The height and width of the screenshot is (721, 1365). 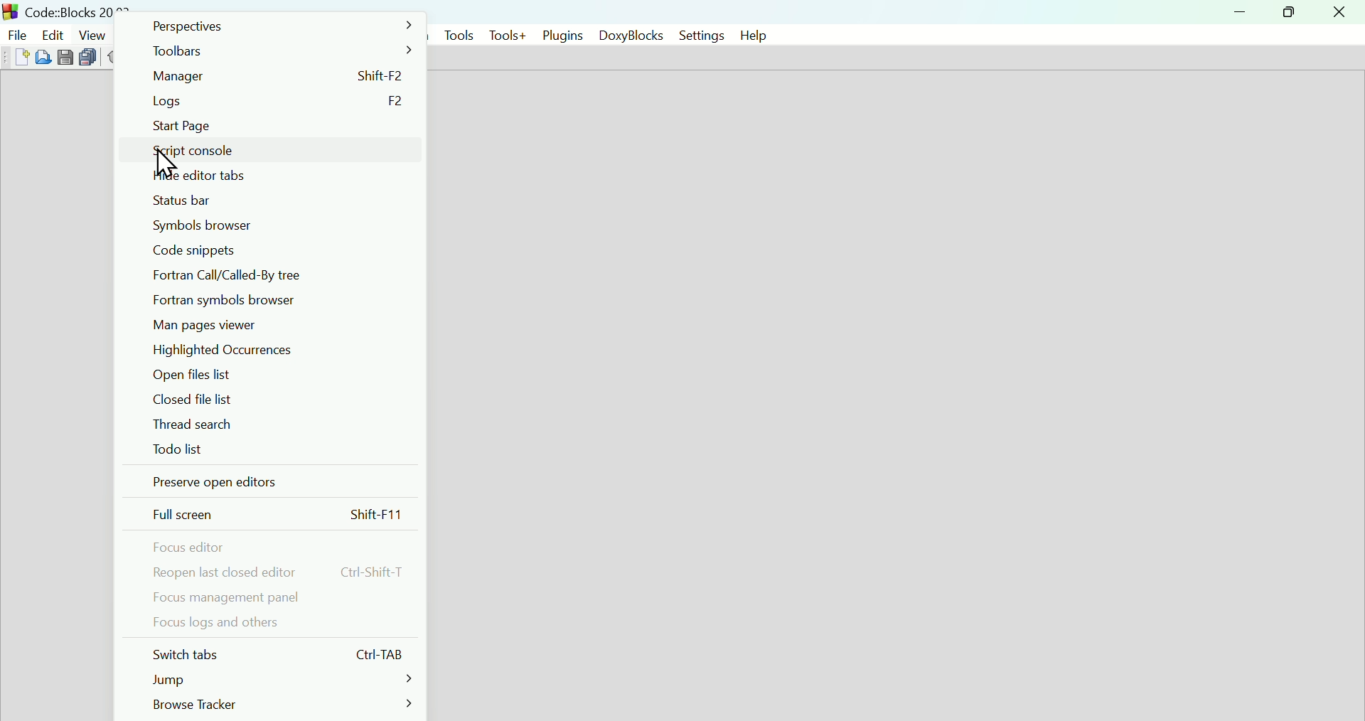 I want to click on Perspectives, so click(x=279, y=25).